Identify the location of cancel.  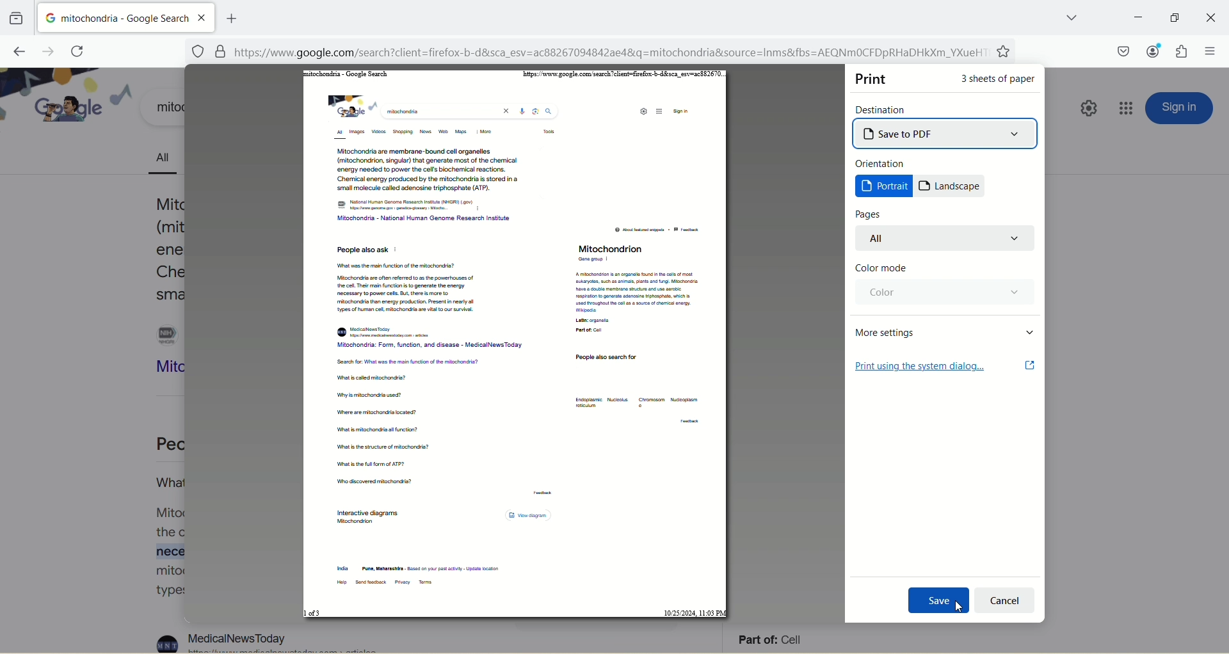
(1004, 602).